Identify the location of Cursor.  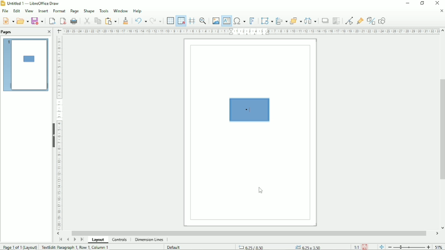
(261, 191).